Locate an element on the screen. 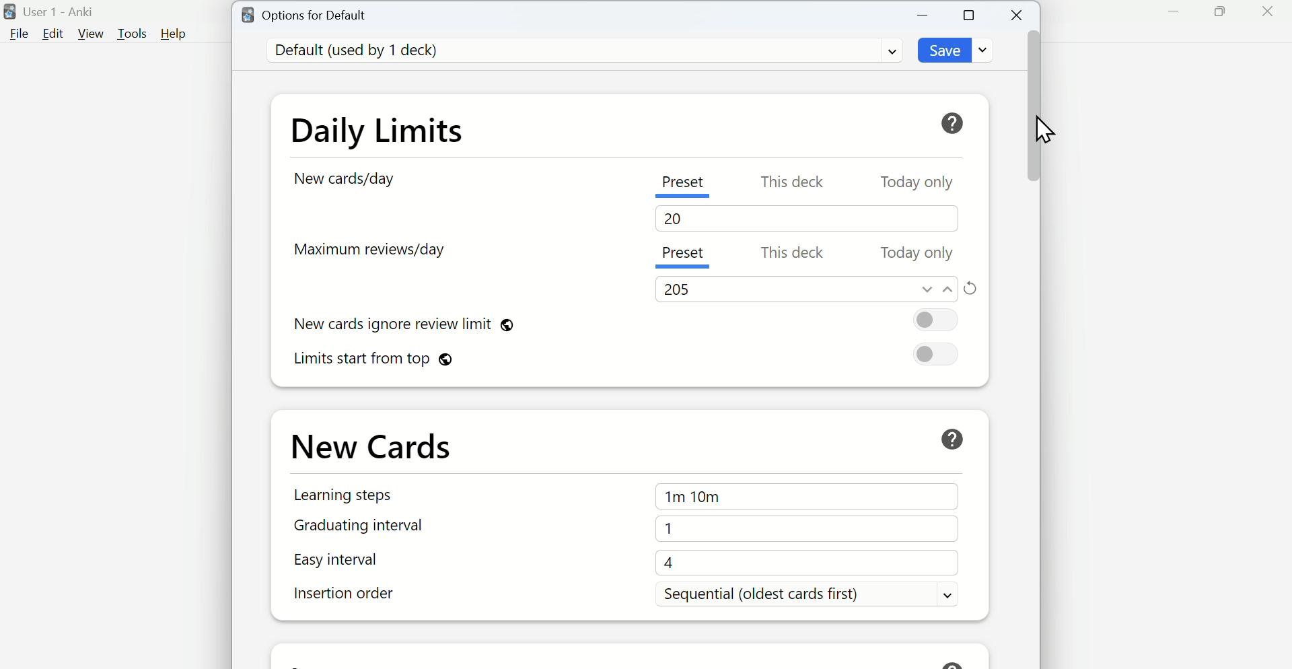  Sequential (Oldest cards first) is located at coordinates (805, 593).